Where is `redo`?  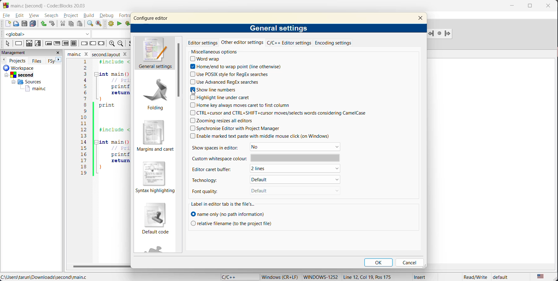 redo is located at coordinates (52, 24).